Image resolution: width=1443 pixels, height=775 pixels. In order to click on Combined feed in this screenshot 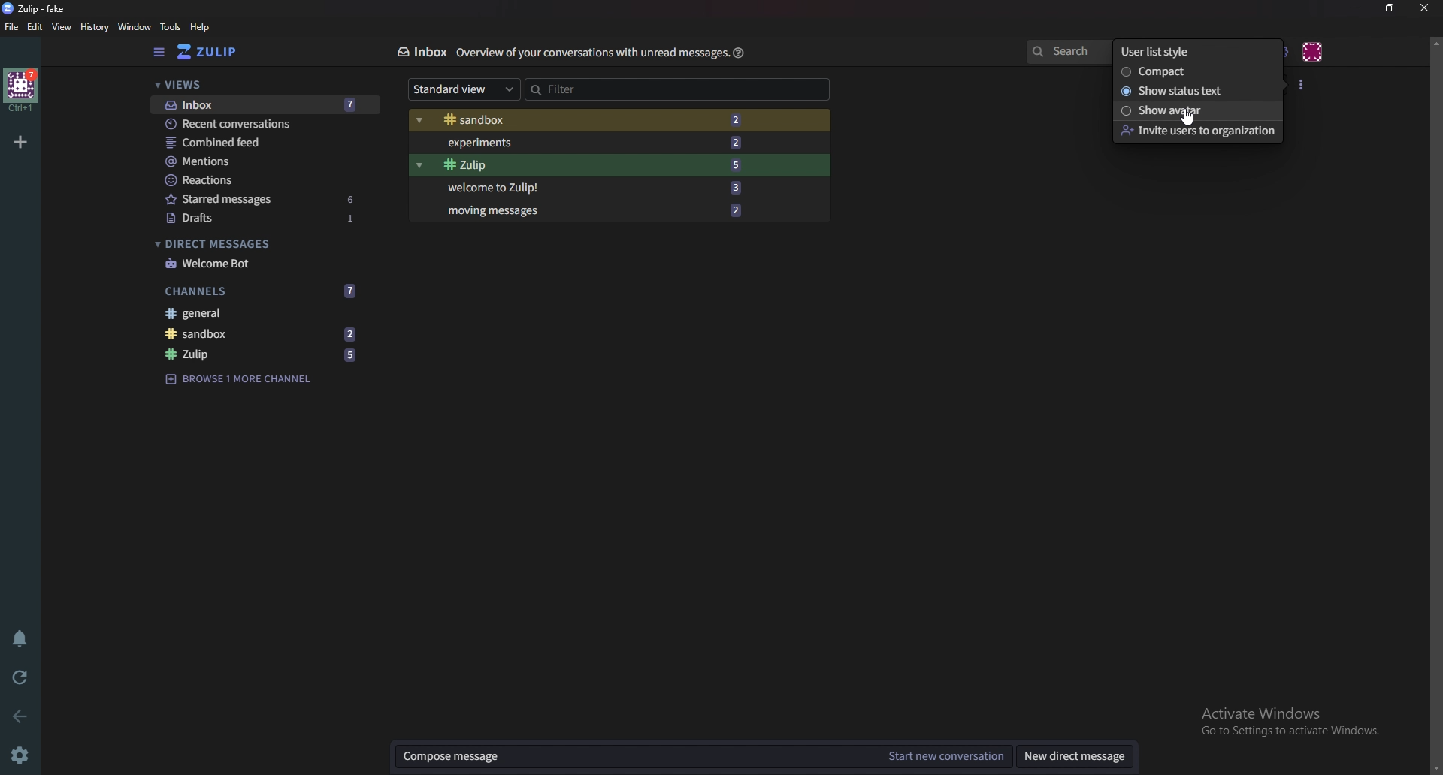, I will do `click(263, 143)`.